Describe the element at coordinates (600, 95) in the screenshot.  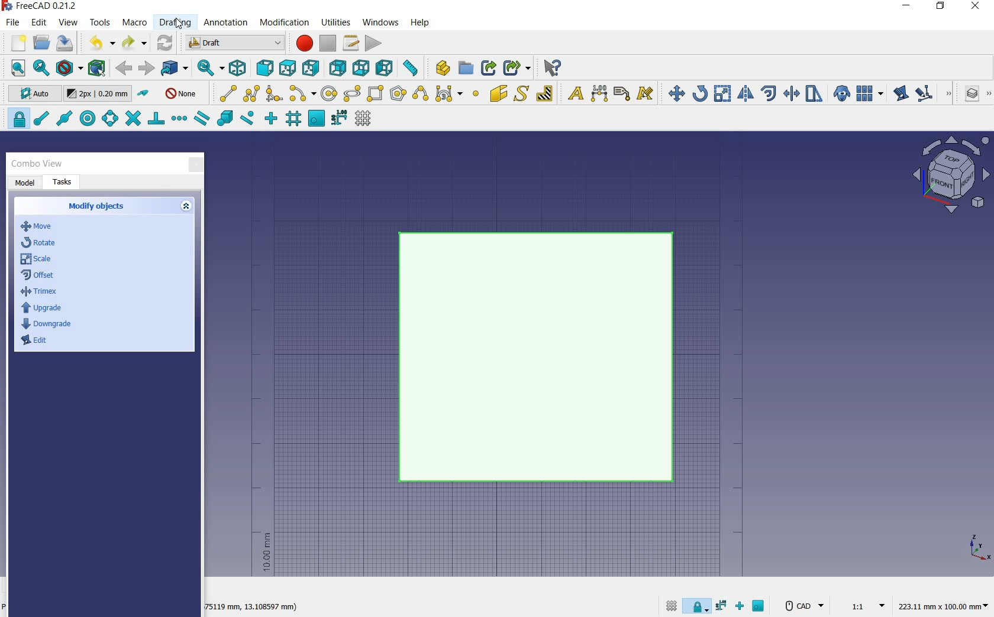
I see `dimension` at that location.